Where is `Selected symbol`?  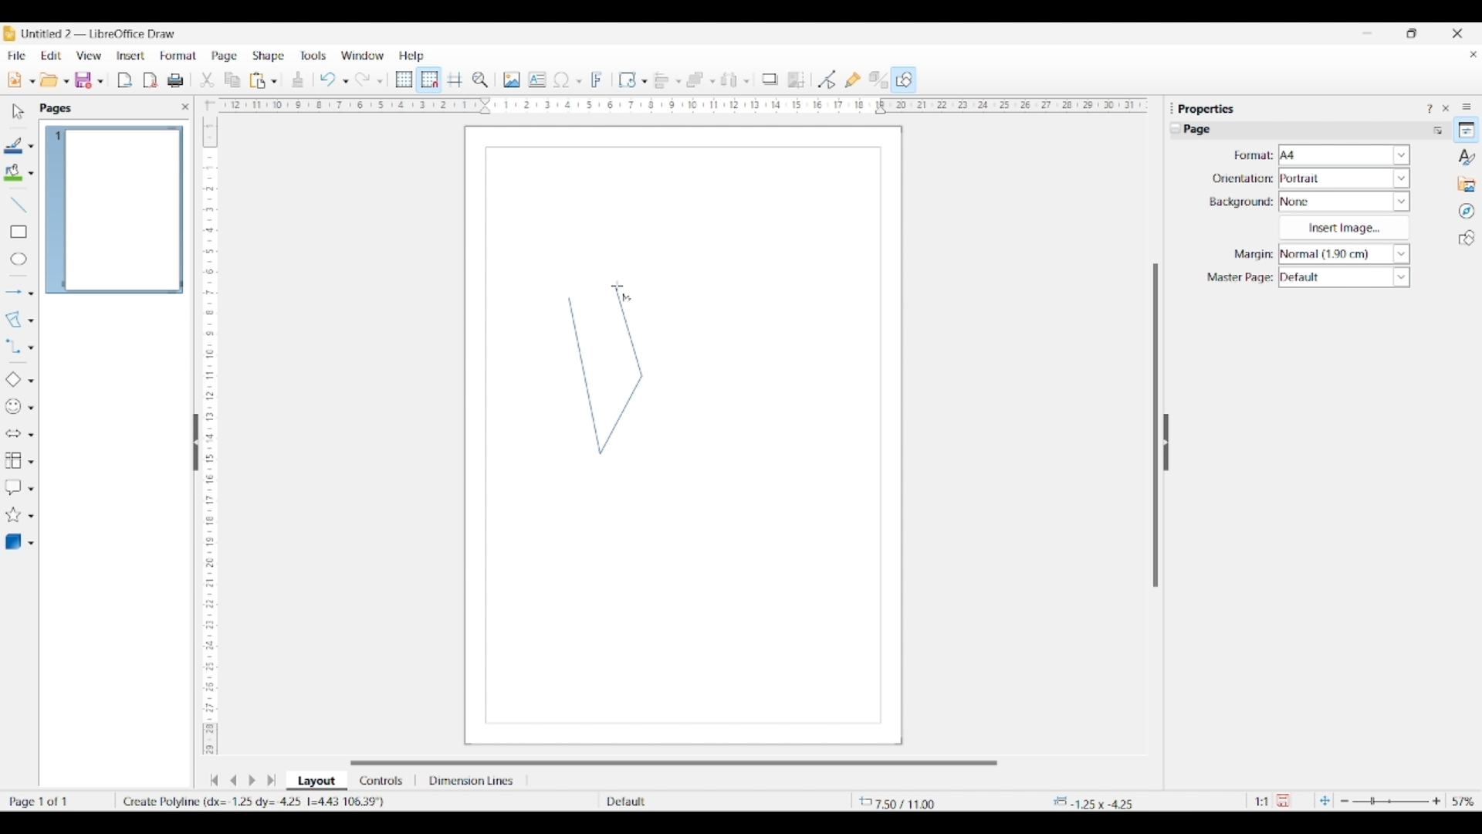 Selected symbol is located at coordinates (14, 407).